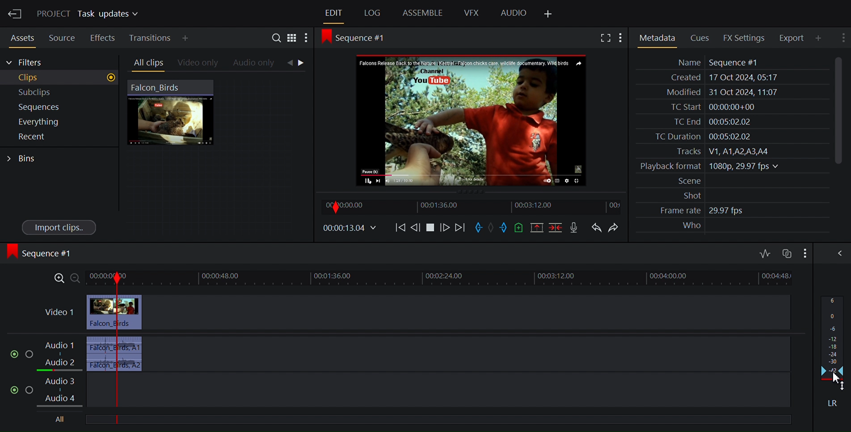  What do you see at coordinates (417, 228) in the screenshot?
I see `Nudge one frame backwards` at bounding box center [417, 228].